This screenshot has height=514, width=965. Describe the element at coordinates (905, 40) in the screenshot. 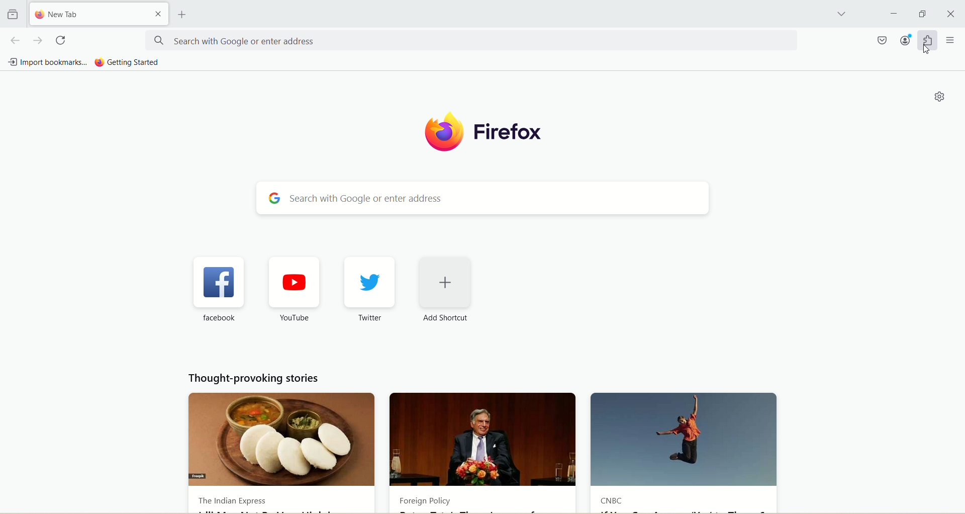

I see `Account` at that location.